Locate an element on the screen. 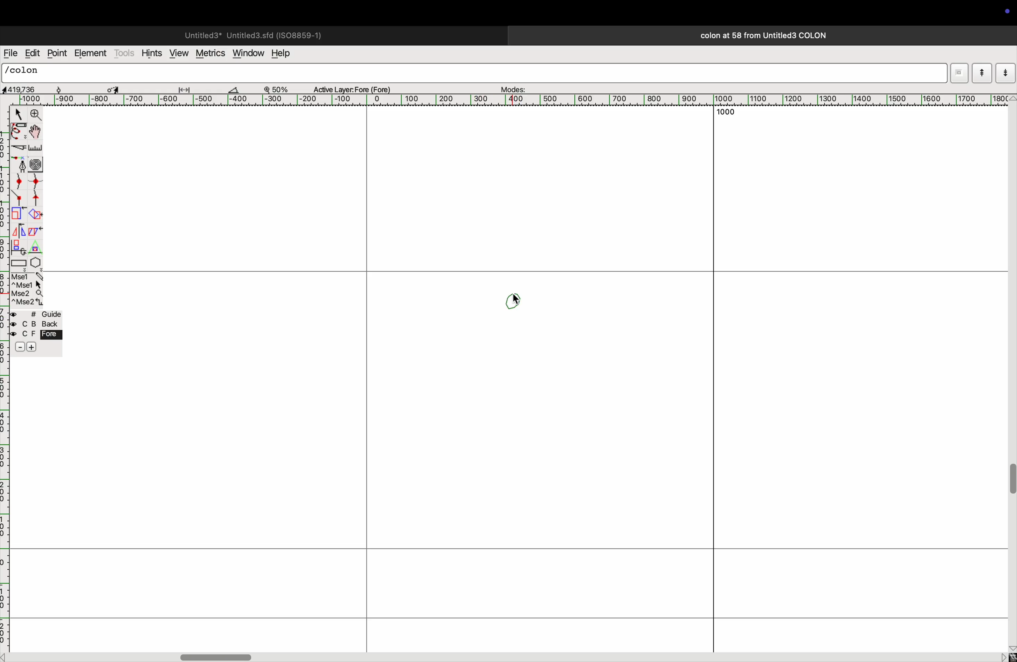  snow is located at coordinates (67, 88).